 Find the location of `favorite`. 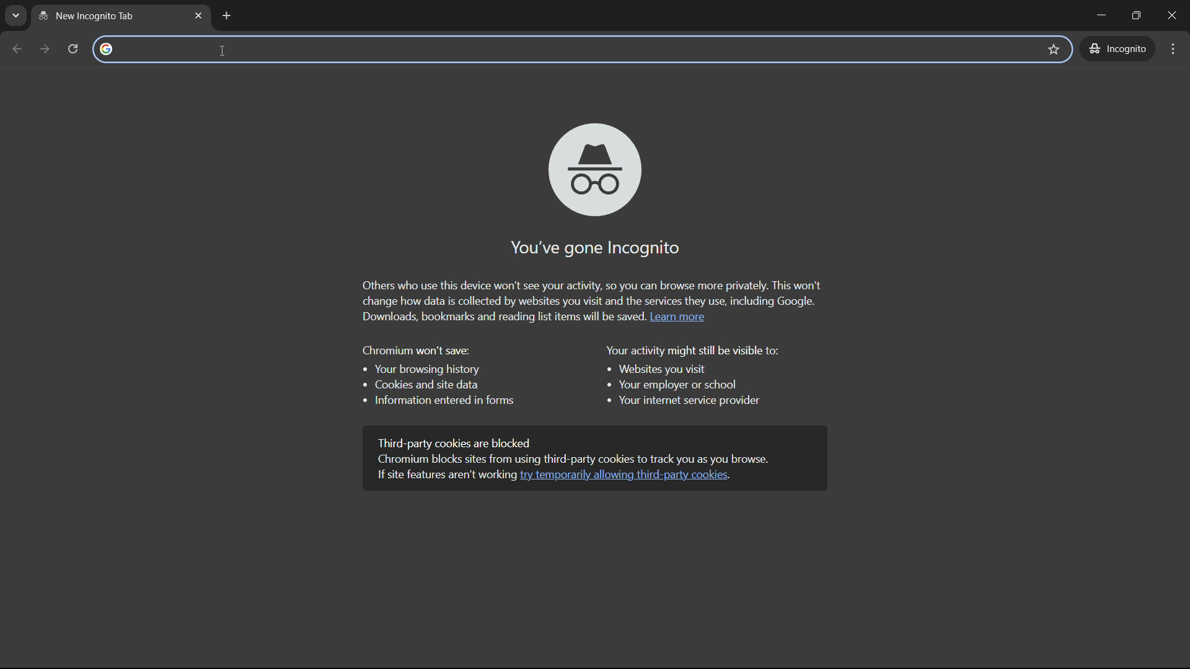

favorite is located at coordinates (1056, 48).